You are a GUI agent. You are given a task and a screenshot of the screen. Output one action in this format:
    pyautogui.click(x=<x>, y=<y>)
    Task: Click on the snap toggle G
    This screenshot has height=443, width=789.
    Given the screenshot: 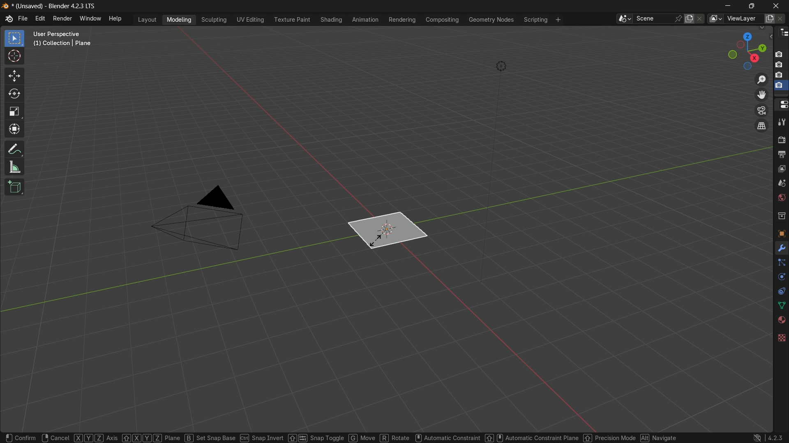 What is the action you would take?
    pyautogui.click(x=333, y=436)
    